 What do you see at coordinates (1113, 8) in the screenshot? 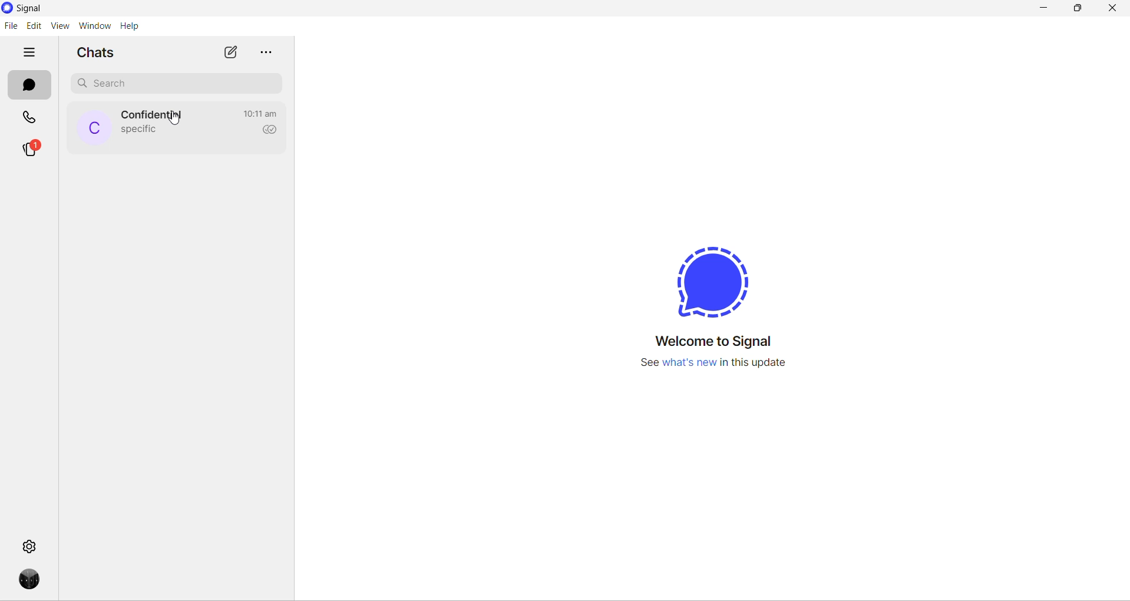
I see `close` at bounding box center [1113, 8].